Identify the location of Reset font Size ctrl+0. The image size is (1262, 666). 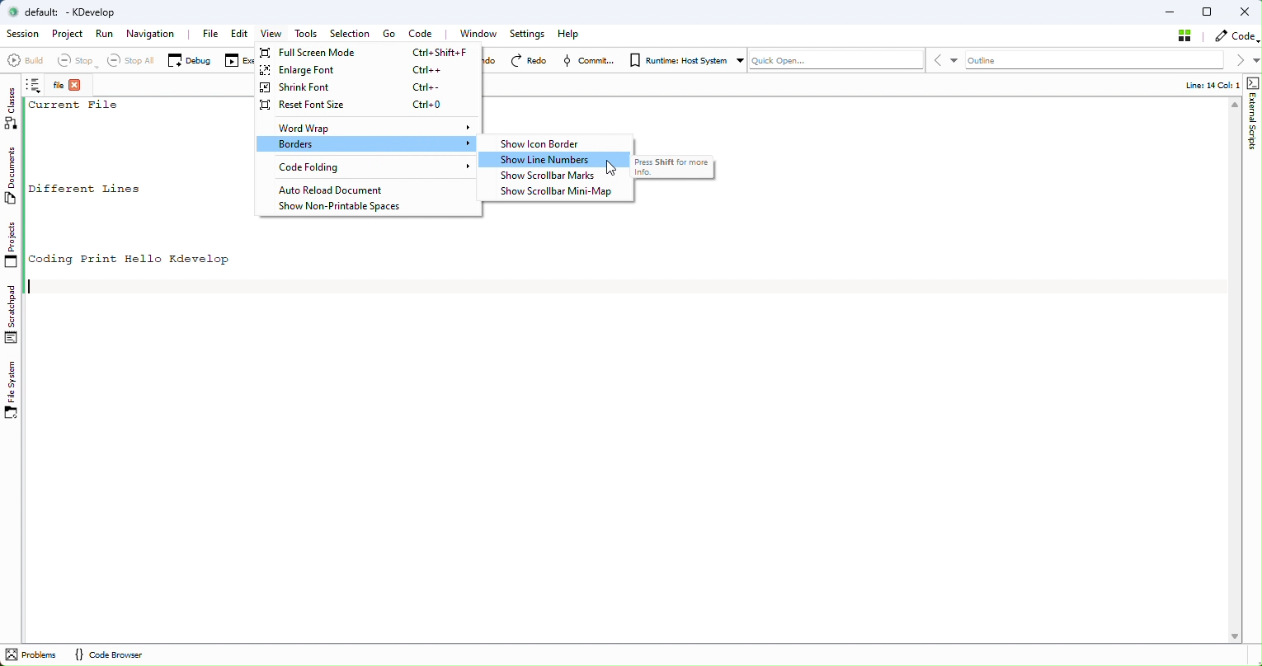
(364, 106).